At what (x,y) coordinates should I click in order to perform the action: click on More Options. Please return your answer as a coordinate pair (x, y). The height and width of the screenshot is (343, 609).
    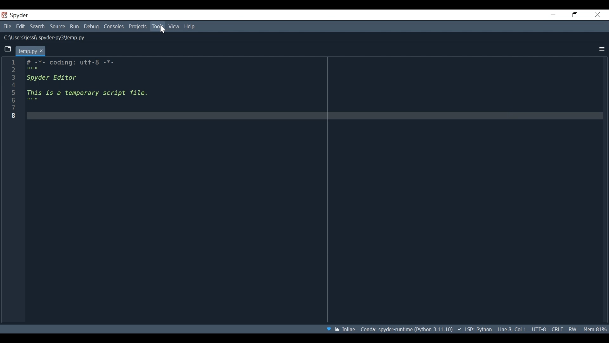
    Looking at the image, I should click on (602, 49).